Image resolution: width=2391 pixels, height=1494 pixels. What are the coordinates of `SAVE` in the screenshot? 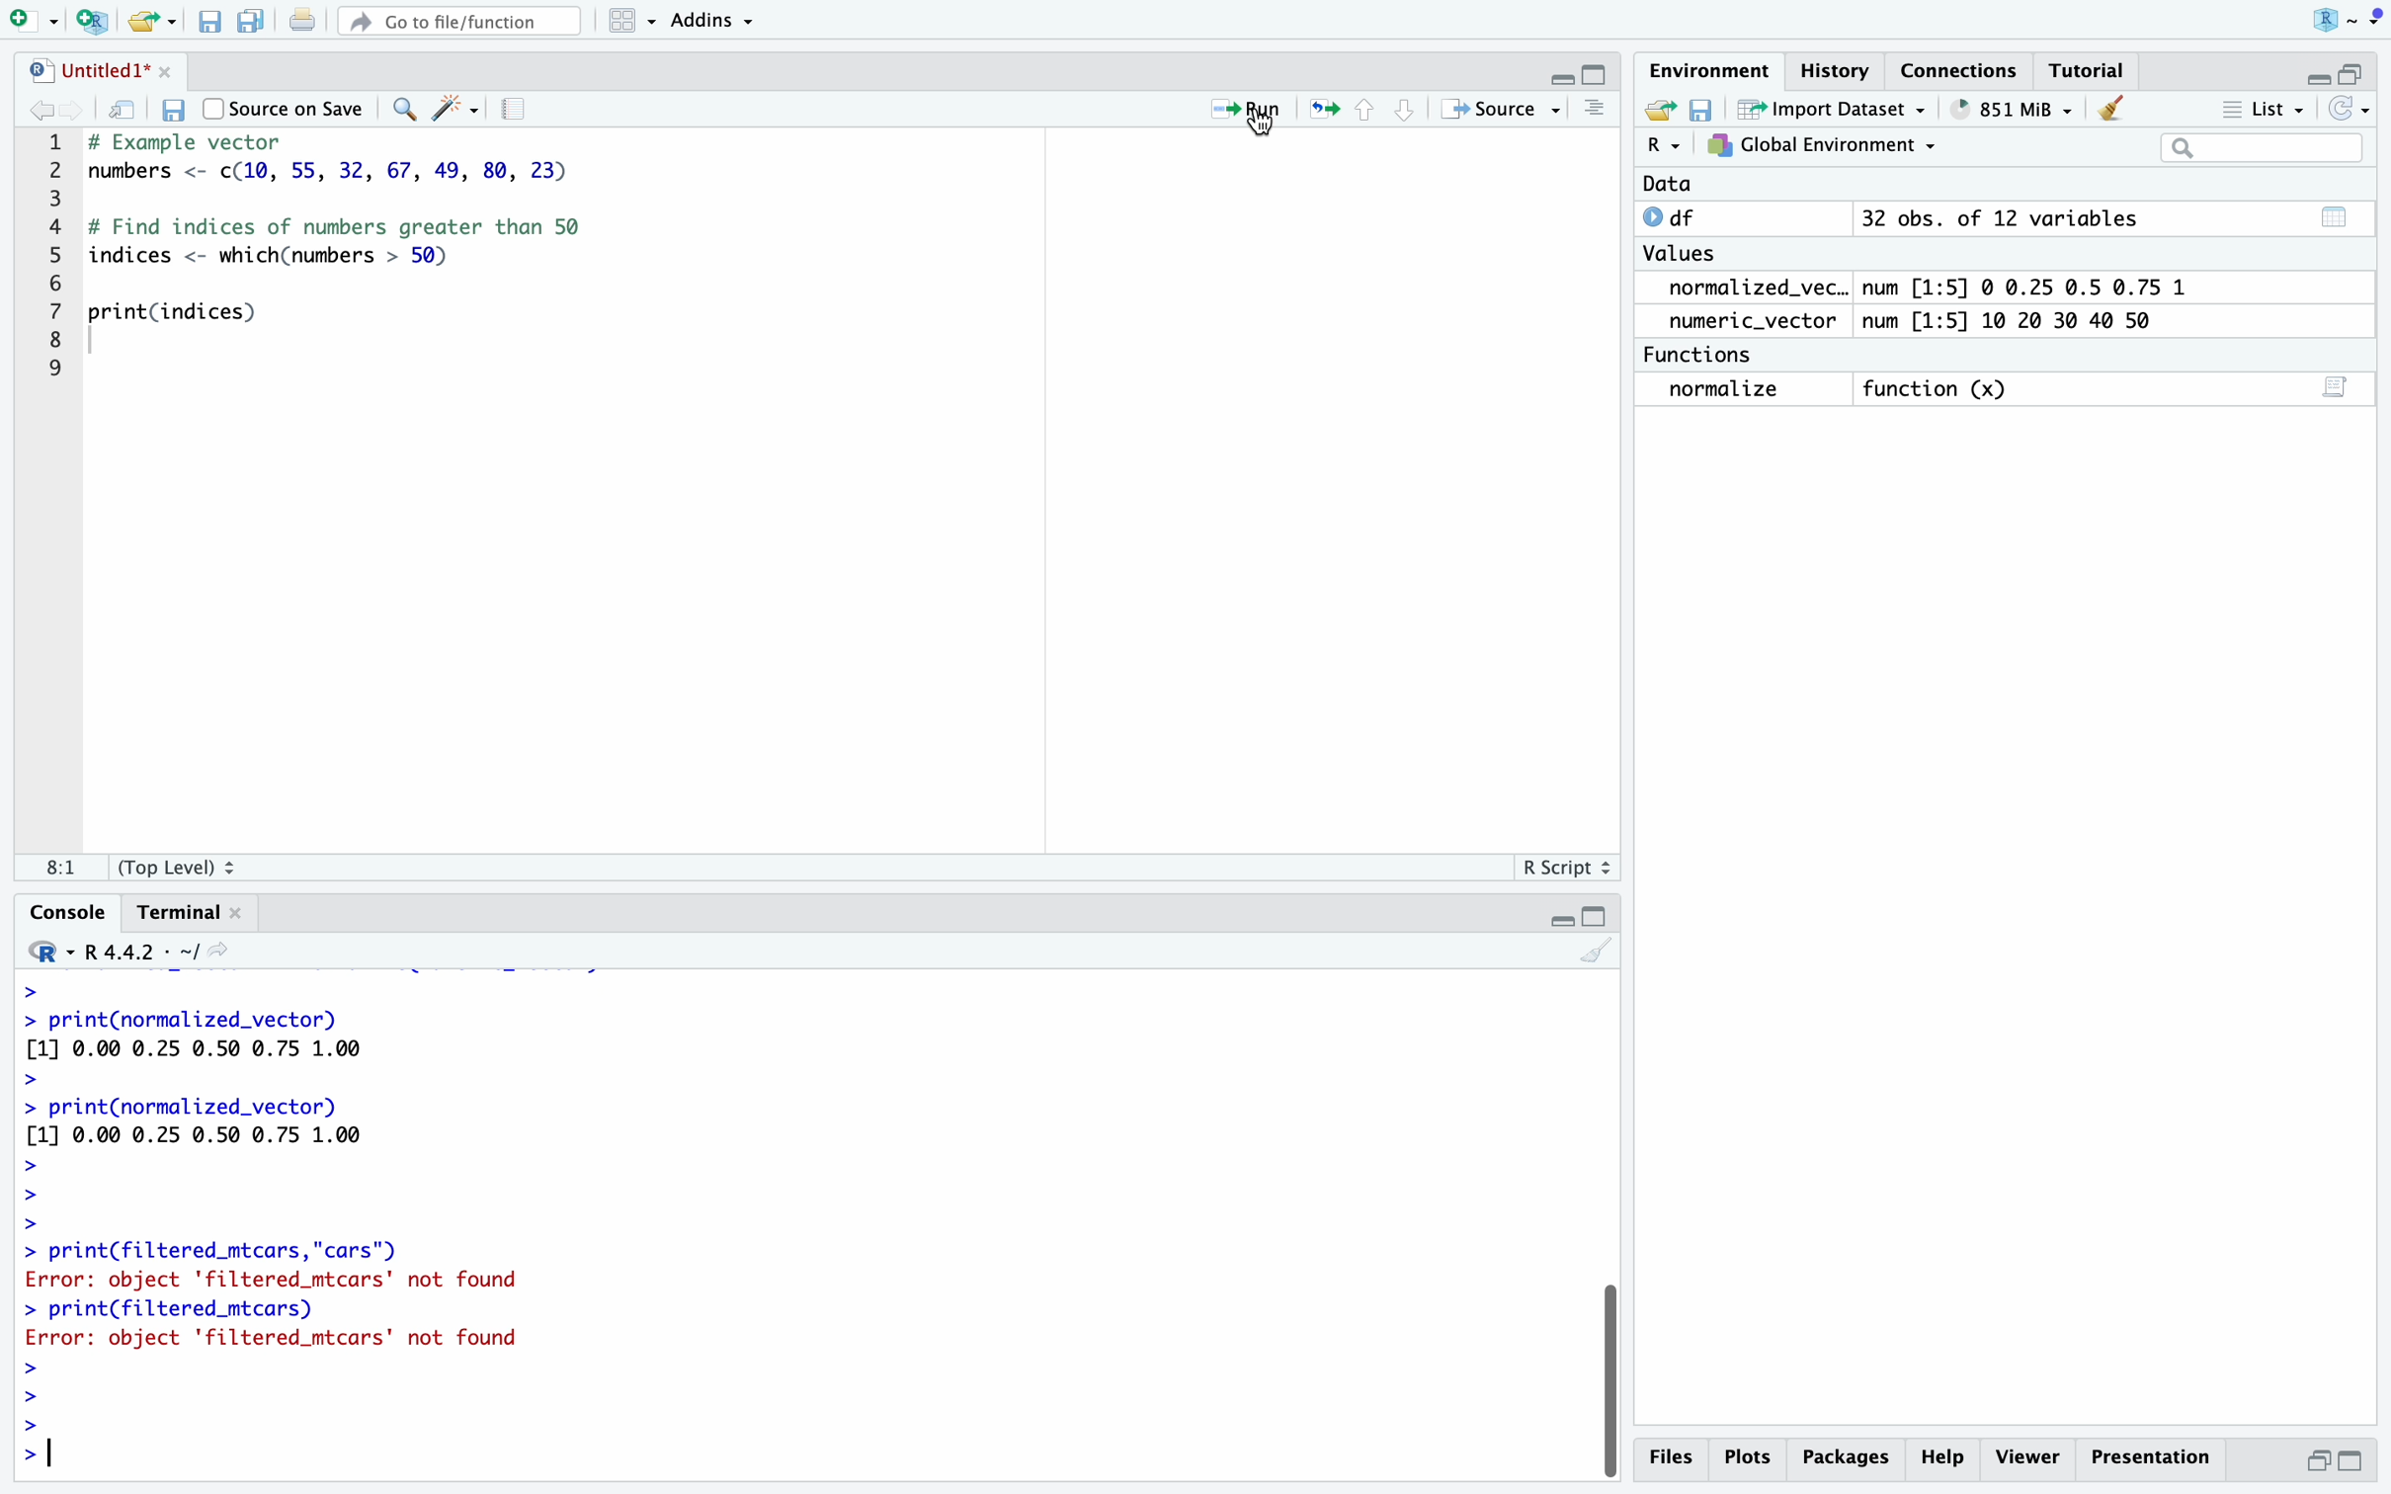 It's located at (1701, 110).